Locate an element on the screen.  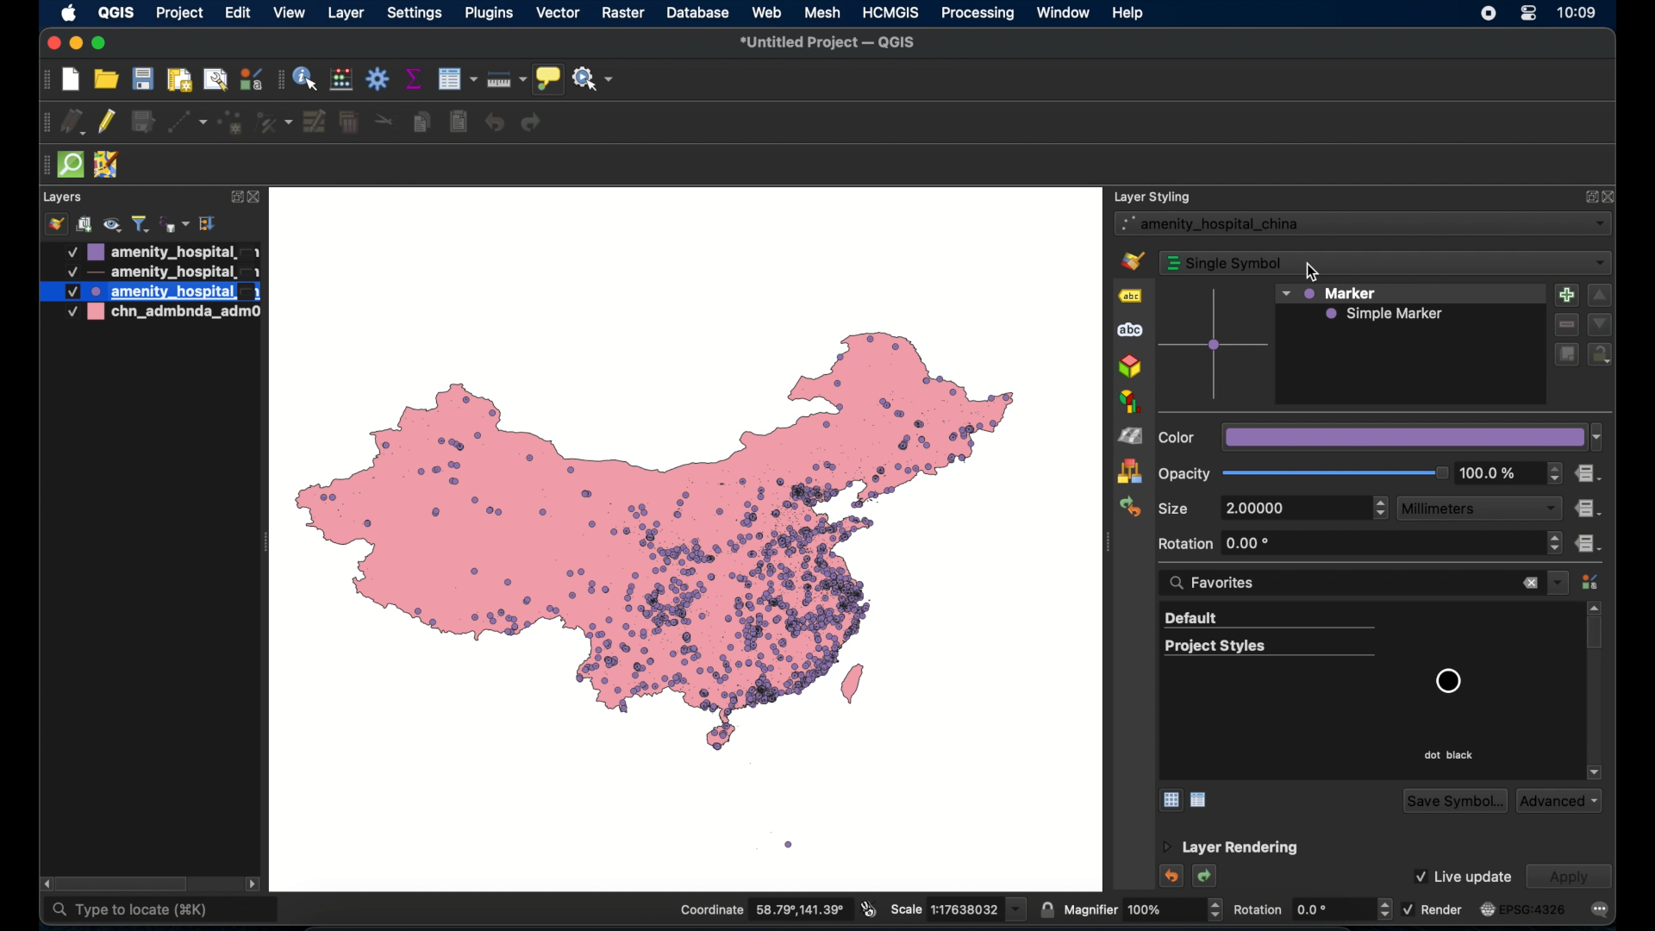
opacity slider is located at coordinates (1305, 474).